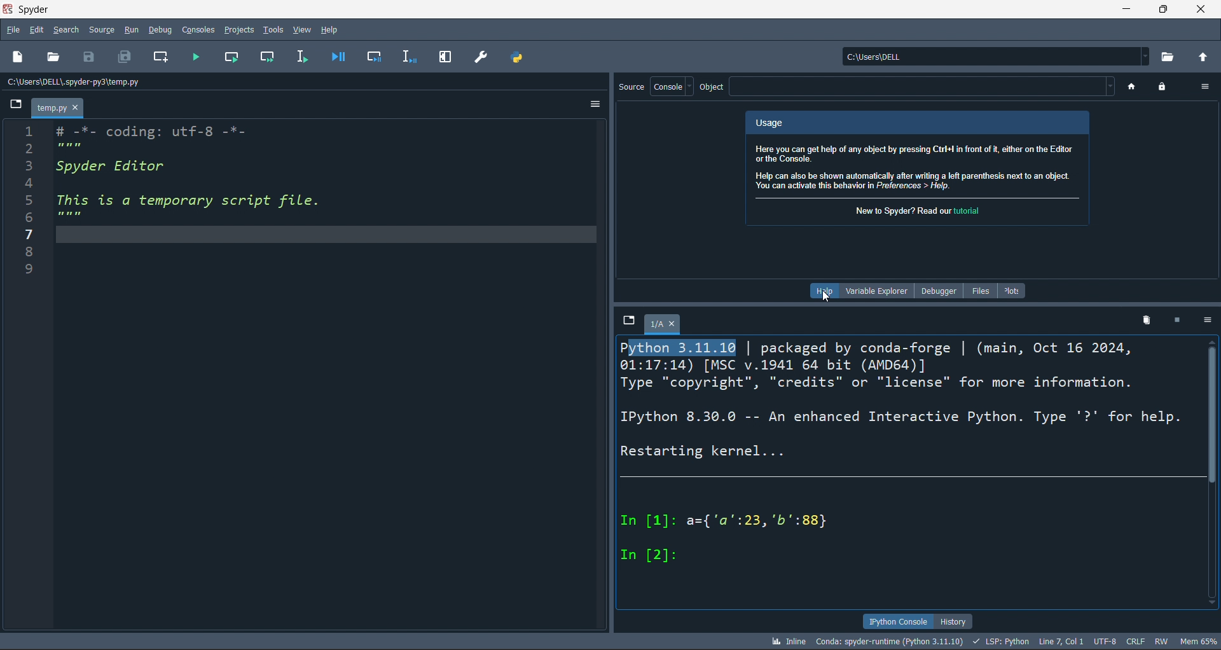  I want to click on c:\users\dell\.spyder-py3\temp.py, so click(75, 83).